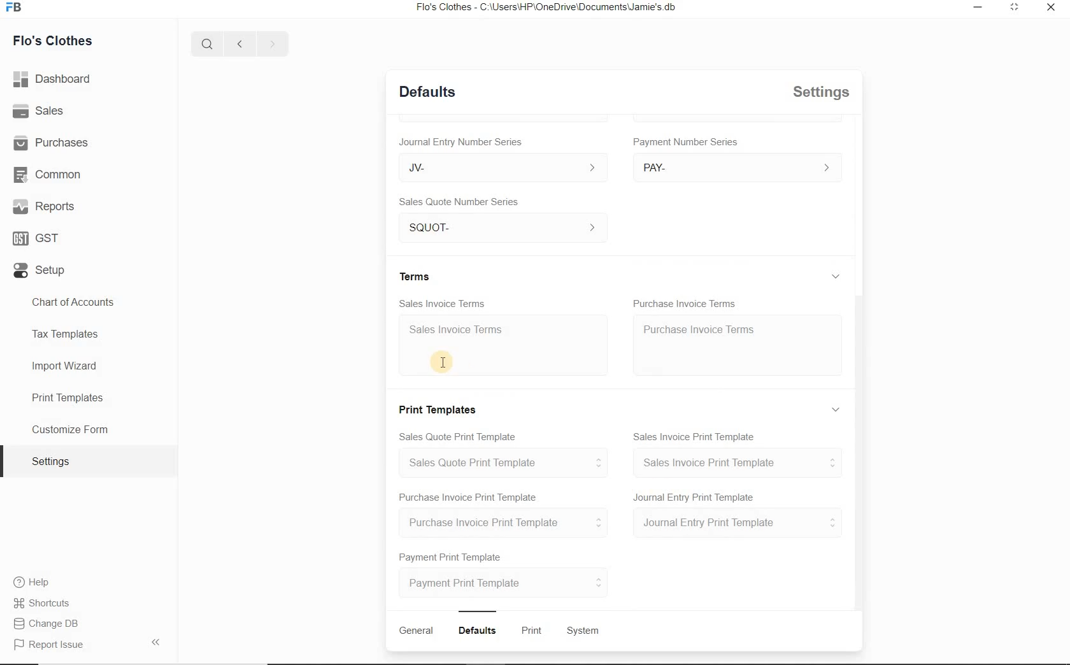 The height and width of the screenshot is (665, 1070). I want to click on GST, so click(37, 238).